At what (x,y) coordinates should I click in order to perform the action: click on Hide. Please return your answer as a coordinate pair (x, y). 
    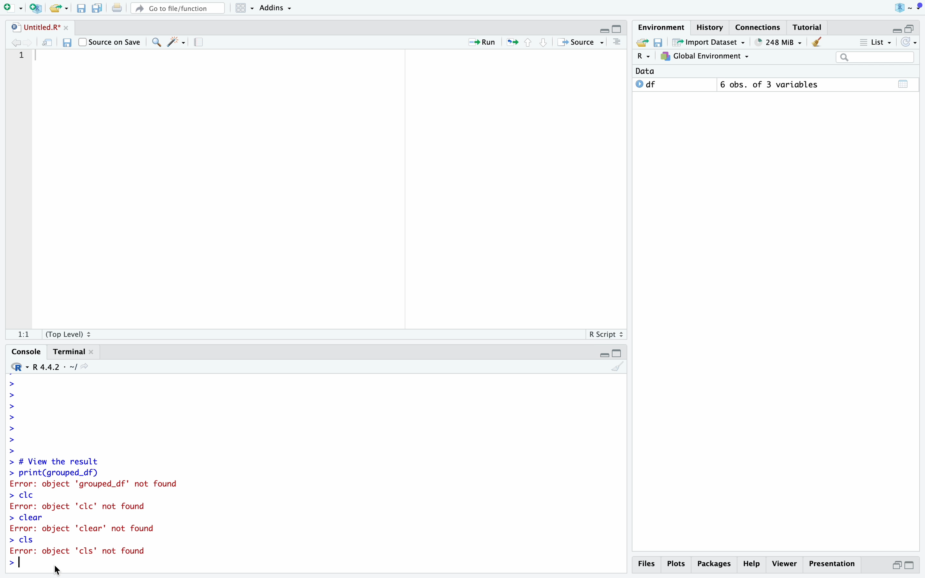
    Looking at the image, I should click on (603, 354).